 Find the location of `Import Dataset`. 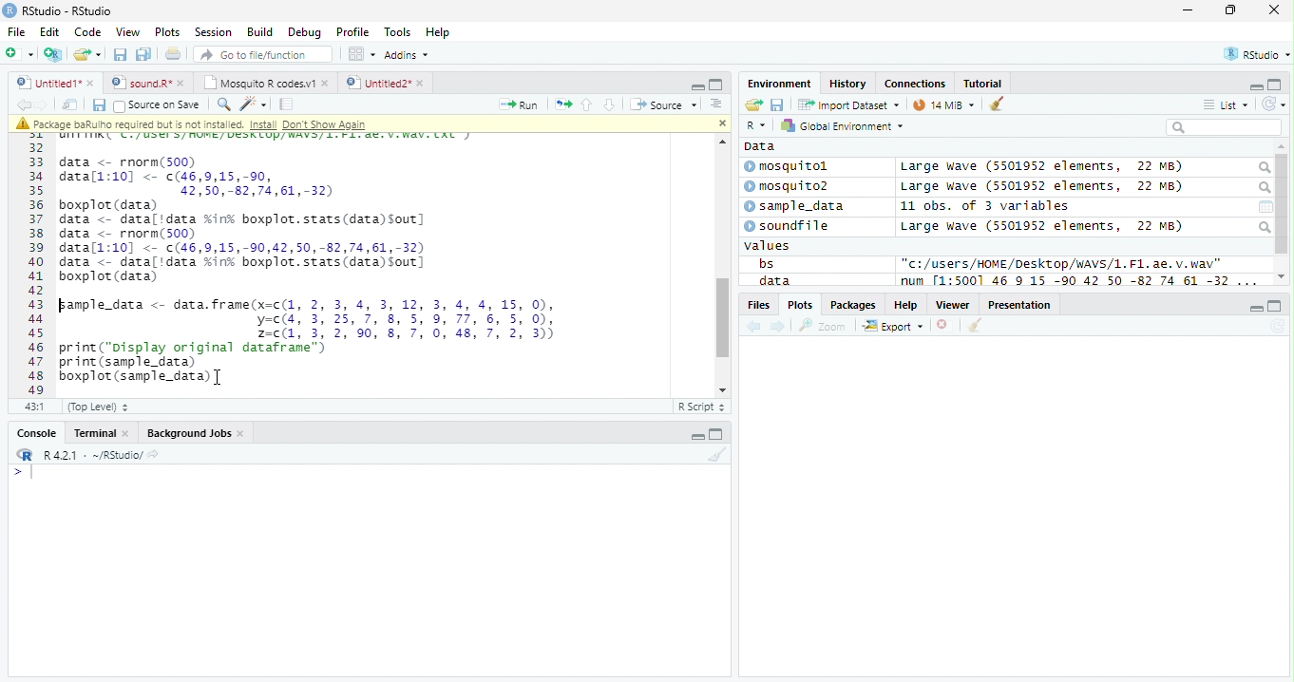

Import Dataset is located at coordinates (848, 105).